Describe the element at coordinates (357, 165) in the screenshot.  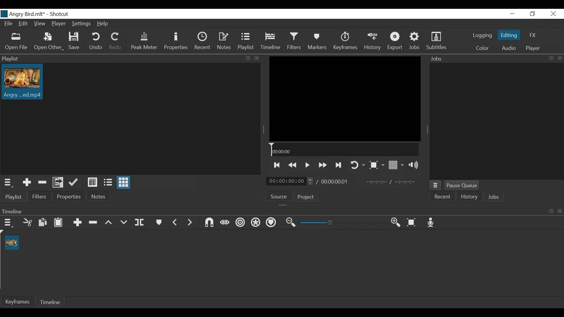
I see `Toggle player looping` at that location.